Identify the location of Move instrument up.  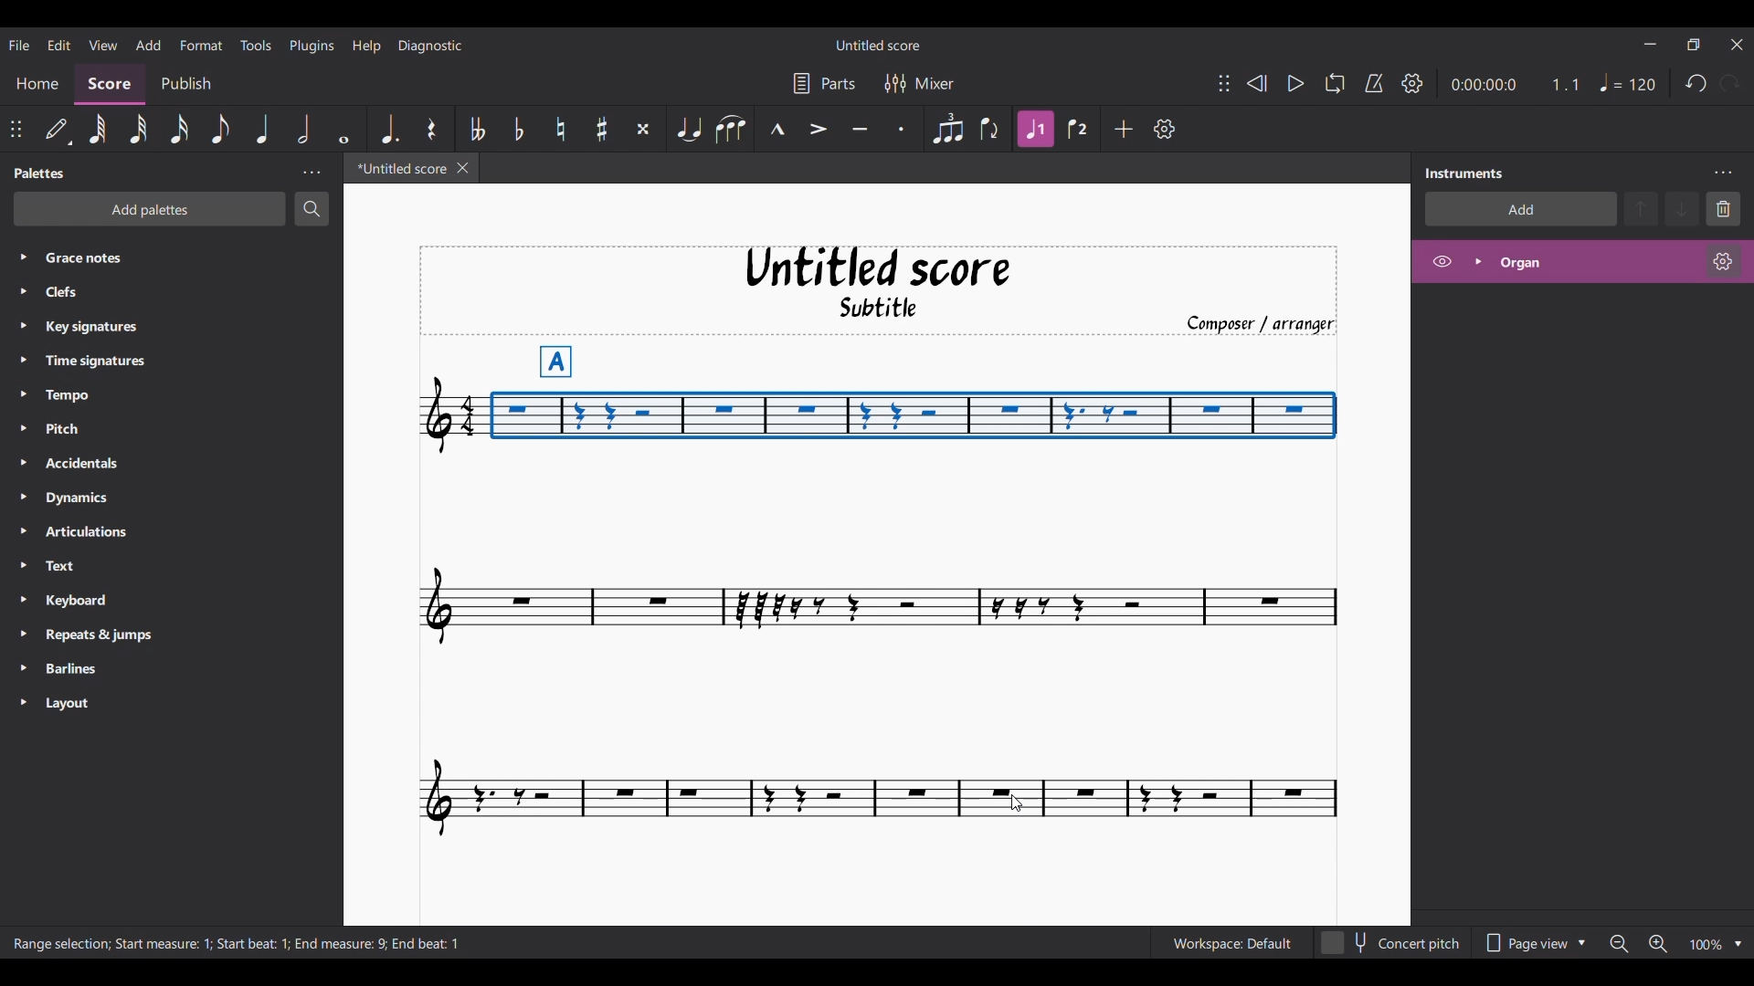
(1642, 208).